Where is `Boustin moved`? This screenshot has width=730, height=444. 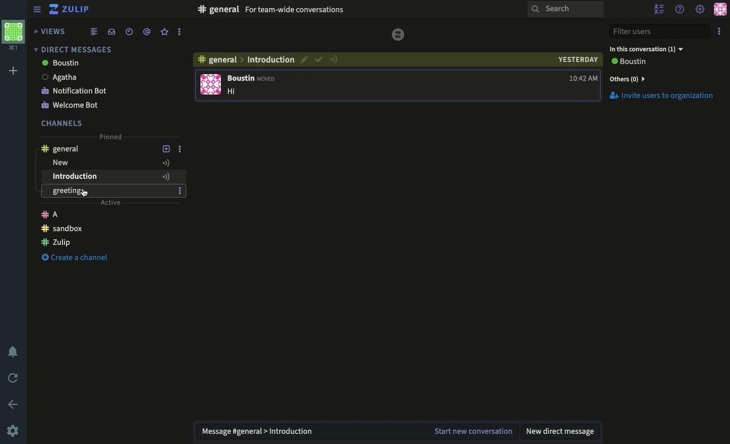 Boustin moved is located at coordinates (251, 78).